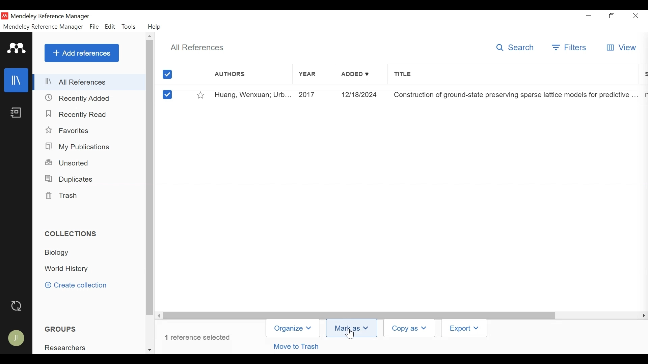 The width and height of the screenshot is (648, 364). What do you see at coordinates (293, 328) in the screenshot?
I see `Organize` at bounding box center [293, 328].